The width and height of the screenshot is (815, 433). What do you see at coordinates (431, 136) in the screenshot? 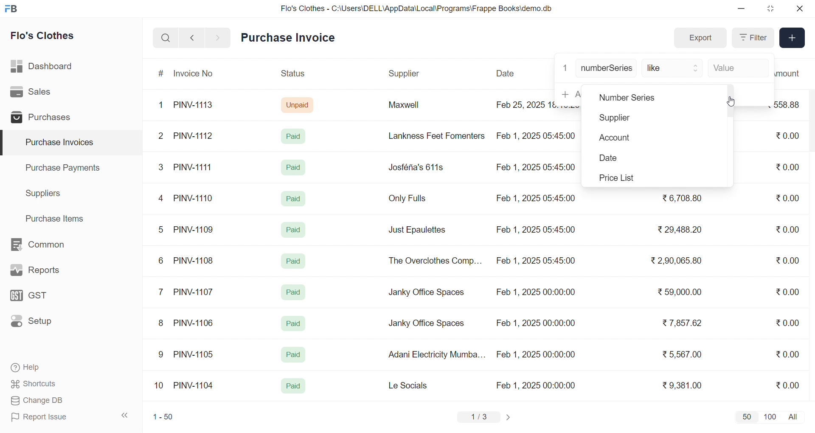
I see `Lankness Feet Fomenters` at bounding box center [431, 136].